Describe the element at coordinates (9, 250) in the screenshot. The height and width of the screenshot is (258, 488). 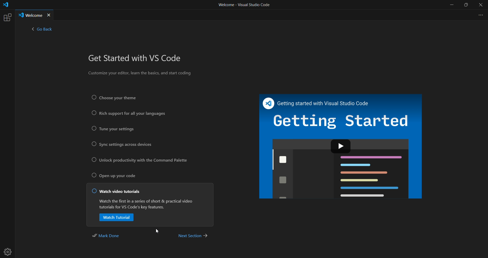
I see `settings` at that location.